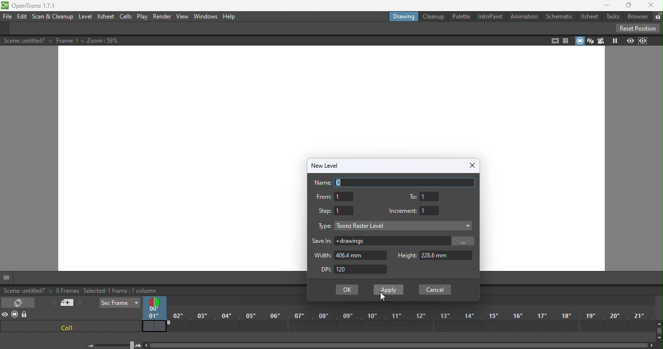 This screenshot has width=663, height=349. Describe the element at coordinates (559, 16) in the screenshot. I see `Schematic` at that location.